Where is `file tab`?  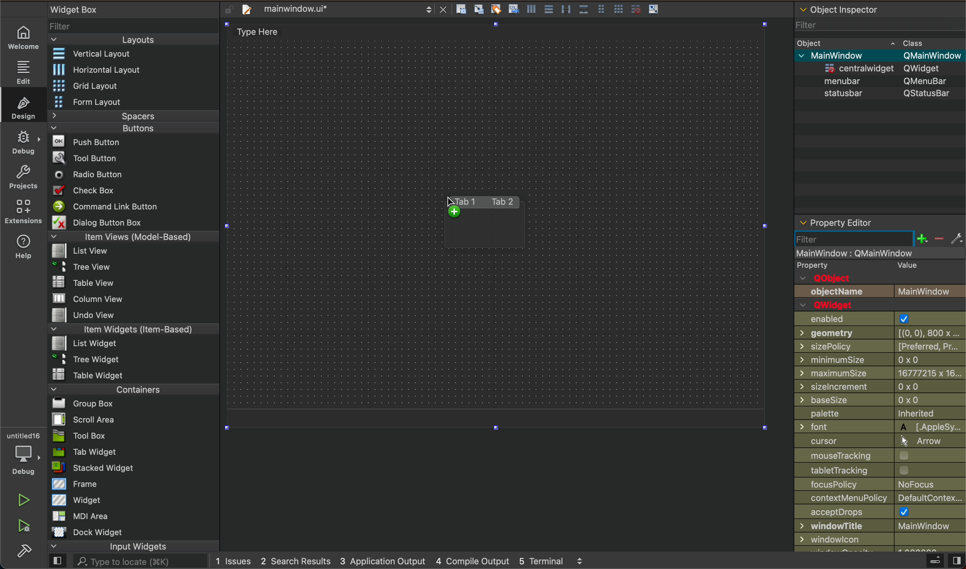
file tab is located at coordinates (340, 9).